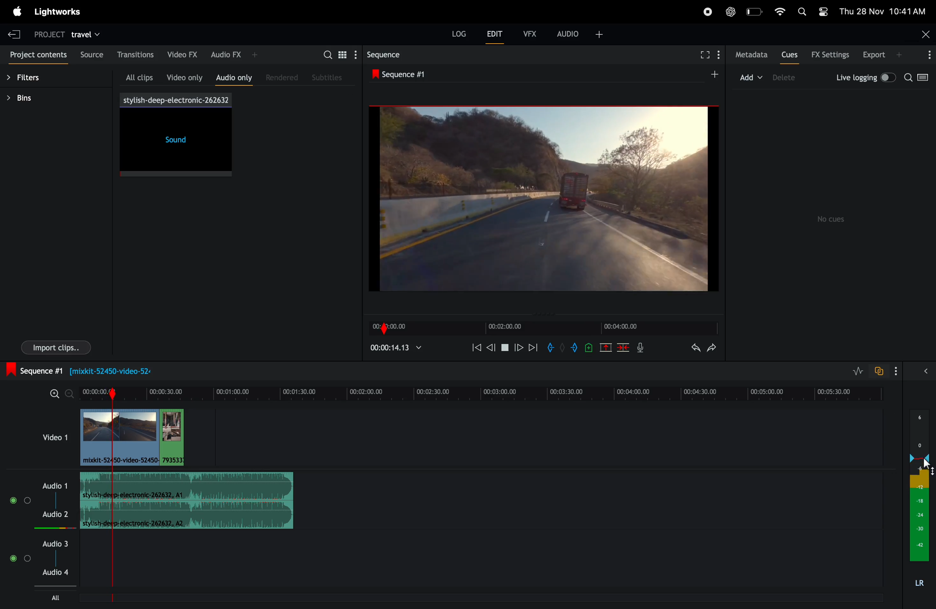 This screenshot has width=936, height=609. Describe the element at coordinates (188, 499) in the screenshot. I see `sound track` at that location.